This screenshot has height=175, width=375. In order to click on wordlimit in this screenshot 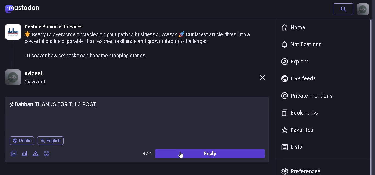, I will do `click(147, 154)`.